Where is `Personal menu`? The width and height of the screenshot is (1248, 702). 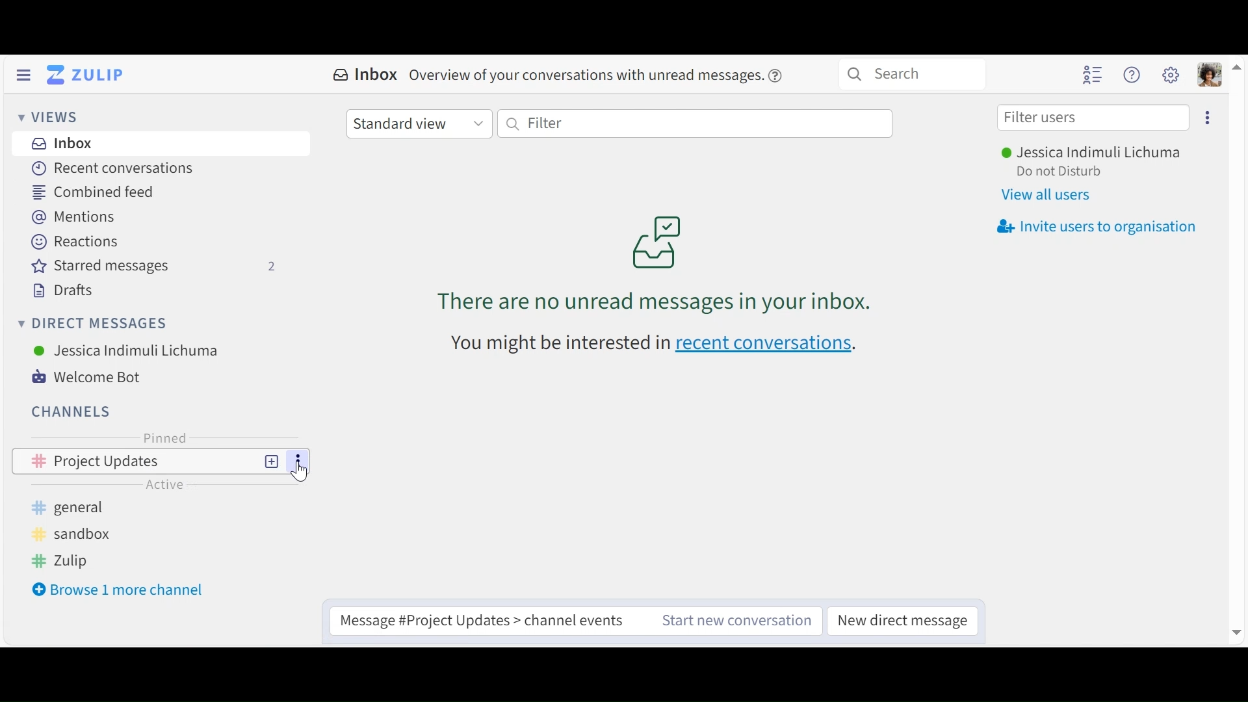 Personal menu is located at coordinates (1210, 75).